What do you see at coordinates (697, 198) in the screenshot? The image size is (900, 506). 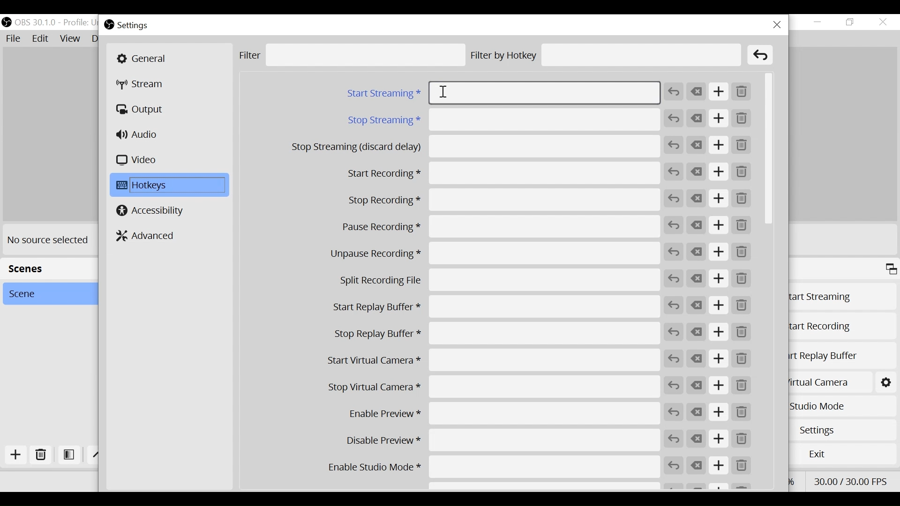 I see `Clear` at bounding box center [697, 198].